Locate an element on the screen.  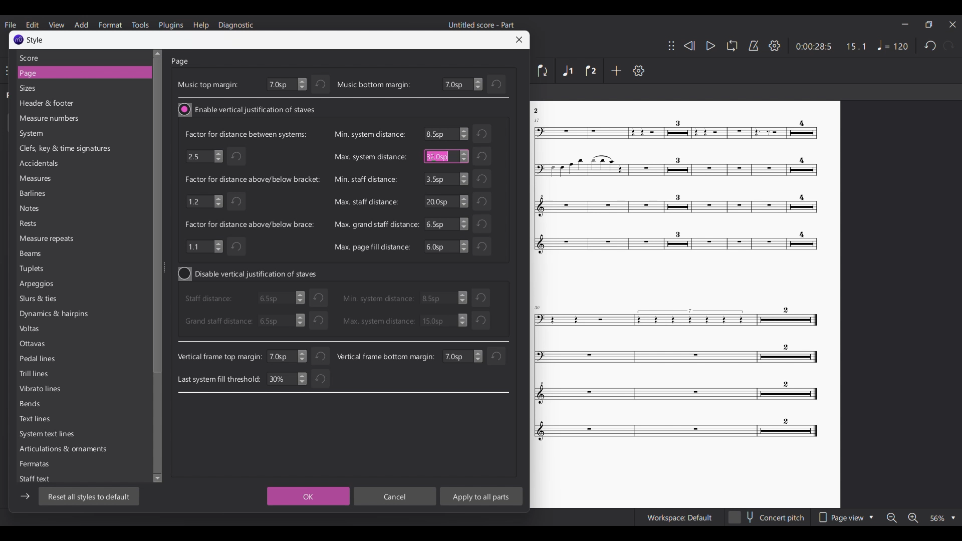
Plugins menu is located at coordinates (171, 25).